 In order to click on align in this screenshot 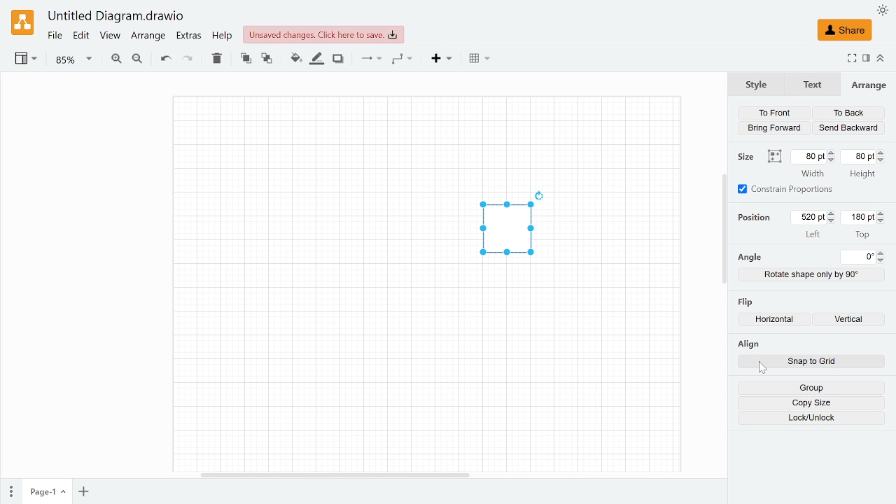, I will do `click(748, 344)`.